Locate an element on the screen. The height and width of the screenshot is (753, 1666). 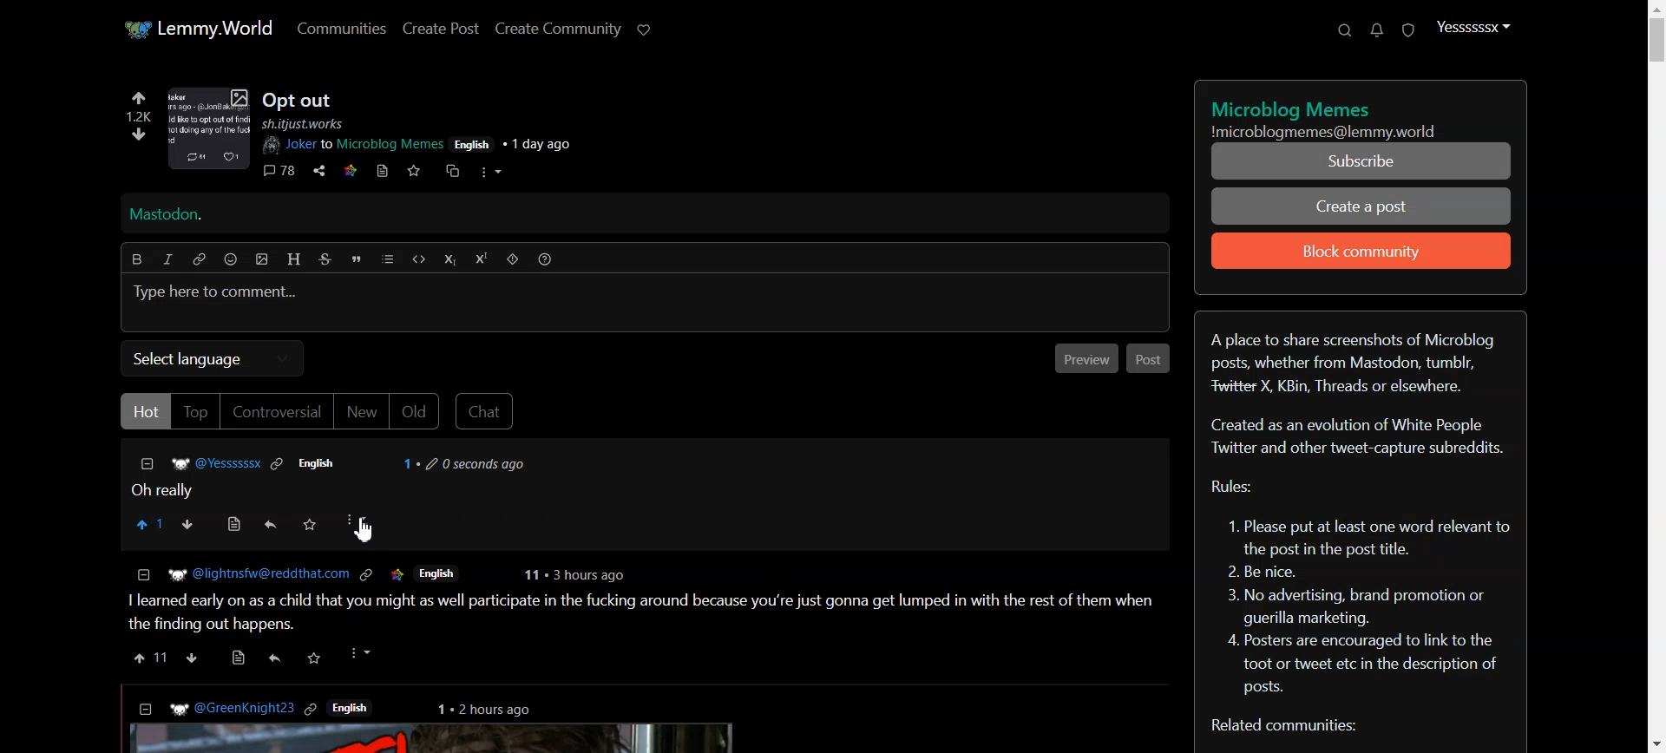
New is located at coordinates (362, 412).